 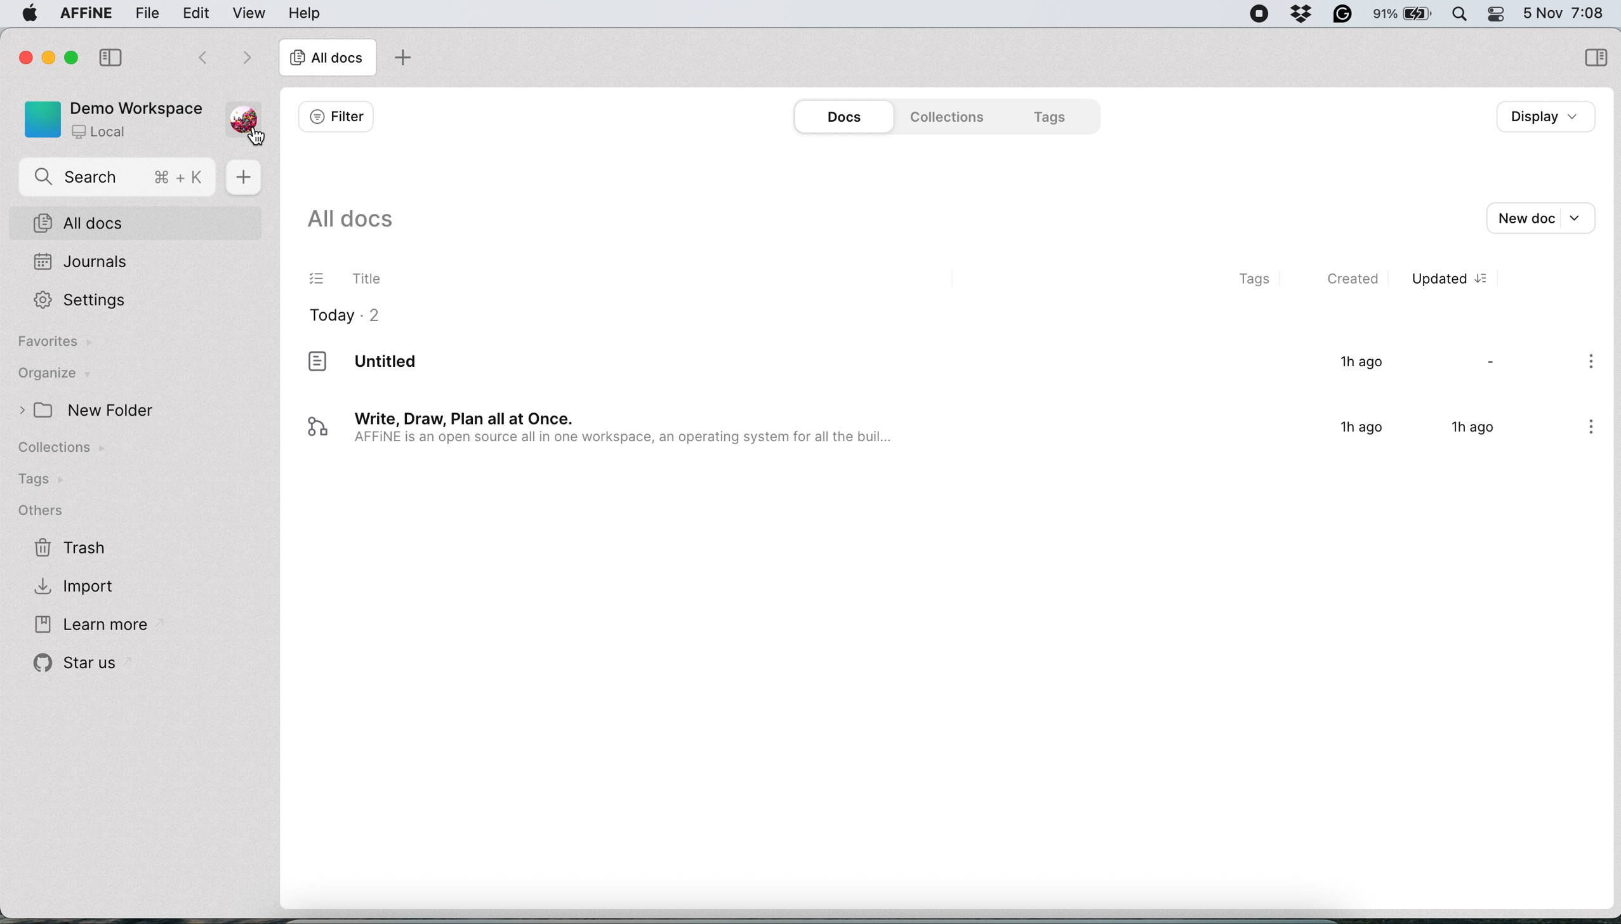 I want to click on tags, so click(x=43, y=480).